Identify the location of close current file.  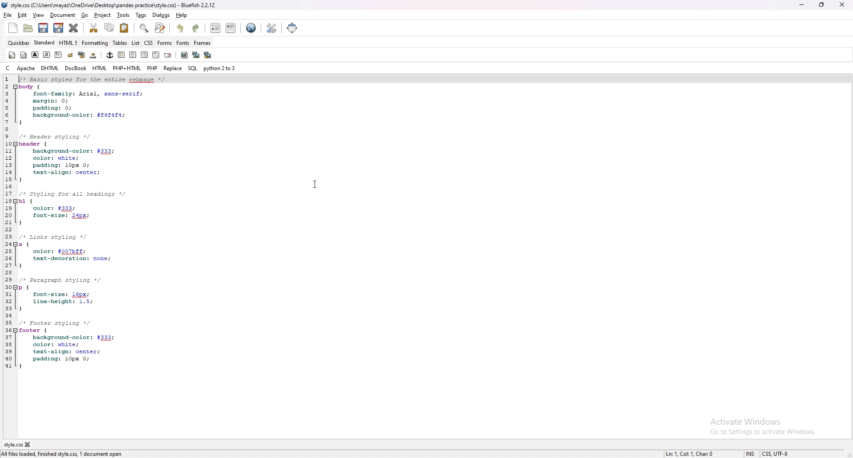
(74, 28).